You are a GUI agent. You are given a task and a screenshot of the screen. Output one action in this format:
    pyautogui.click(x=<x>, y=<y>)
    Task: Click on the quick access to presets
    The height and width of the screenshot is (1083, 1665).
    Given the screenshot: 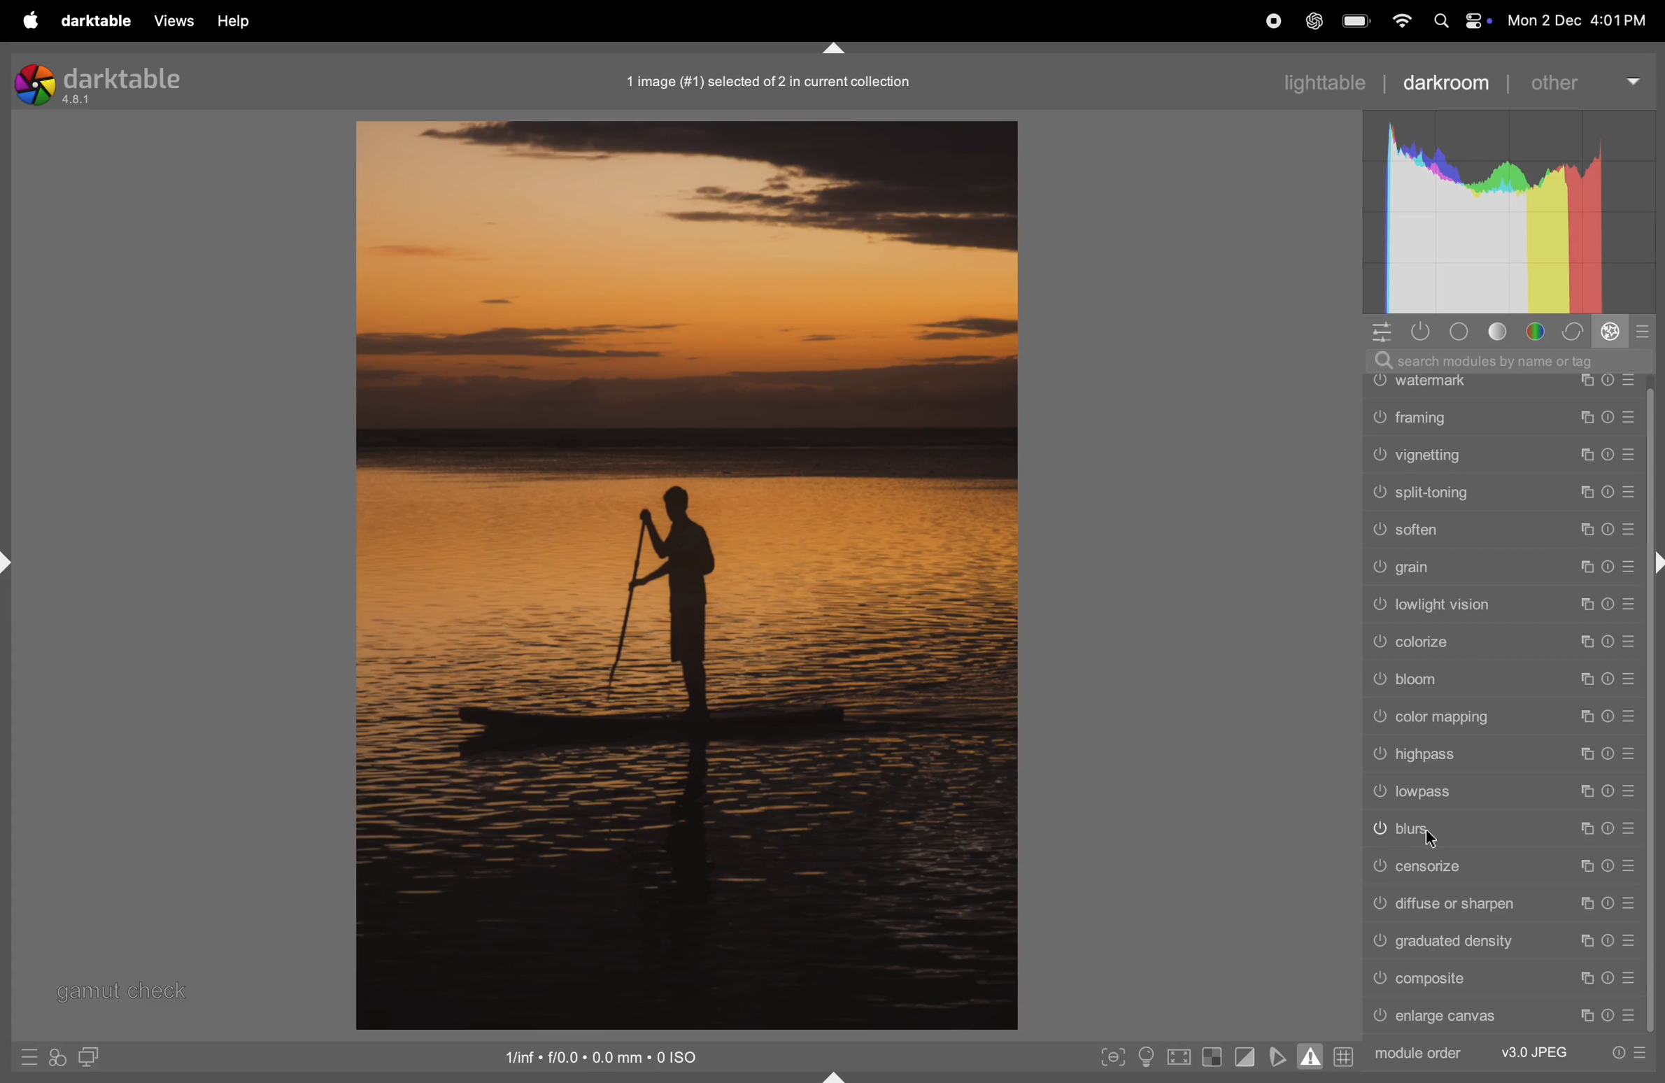 What is the action you would take?
    pyautogui.click(x=31, y=1059)
    